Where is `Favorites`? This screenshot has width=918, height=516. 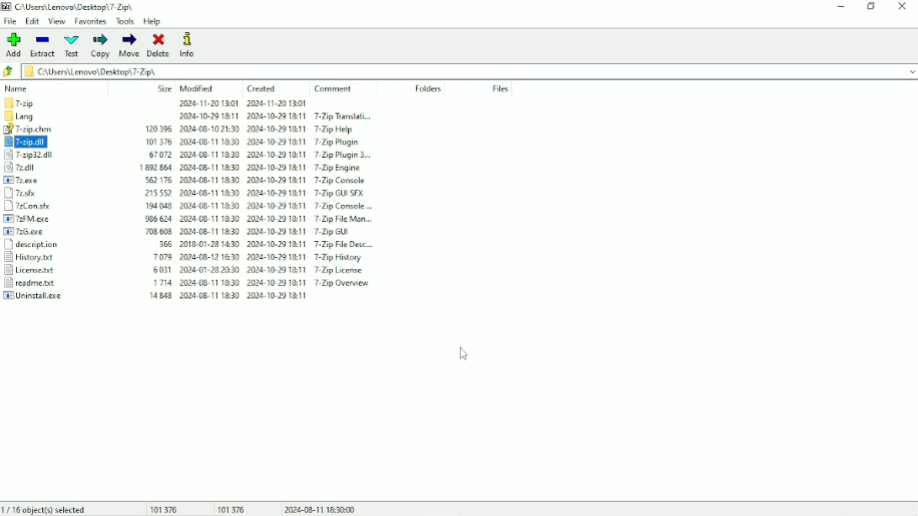
Favorites is located at coordinates (90, 21).